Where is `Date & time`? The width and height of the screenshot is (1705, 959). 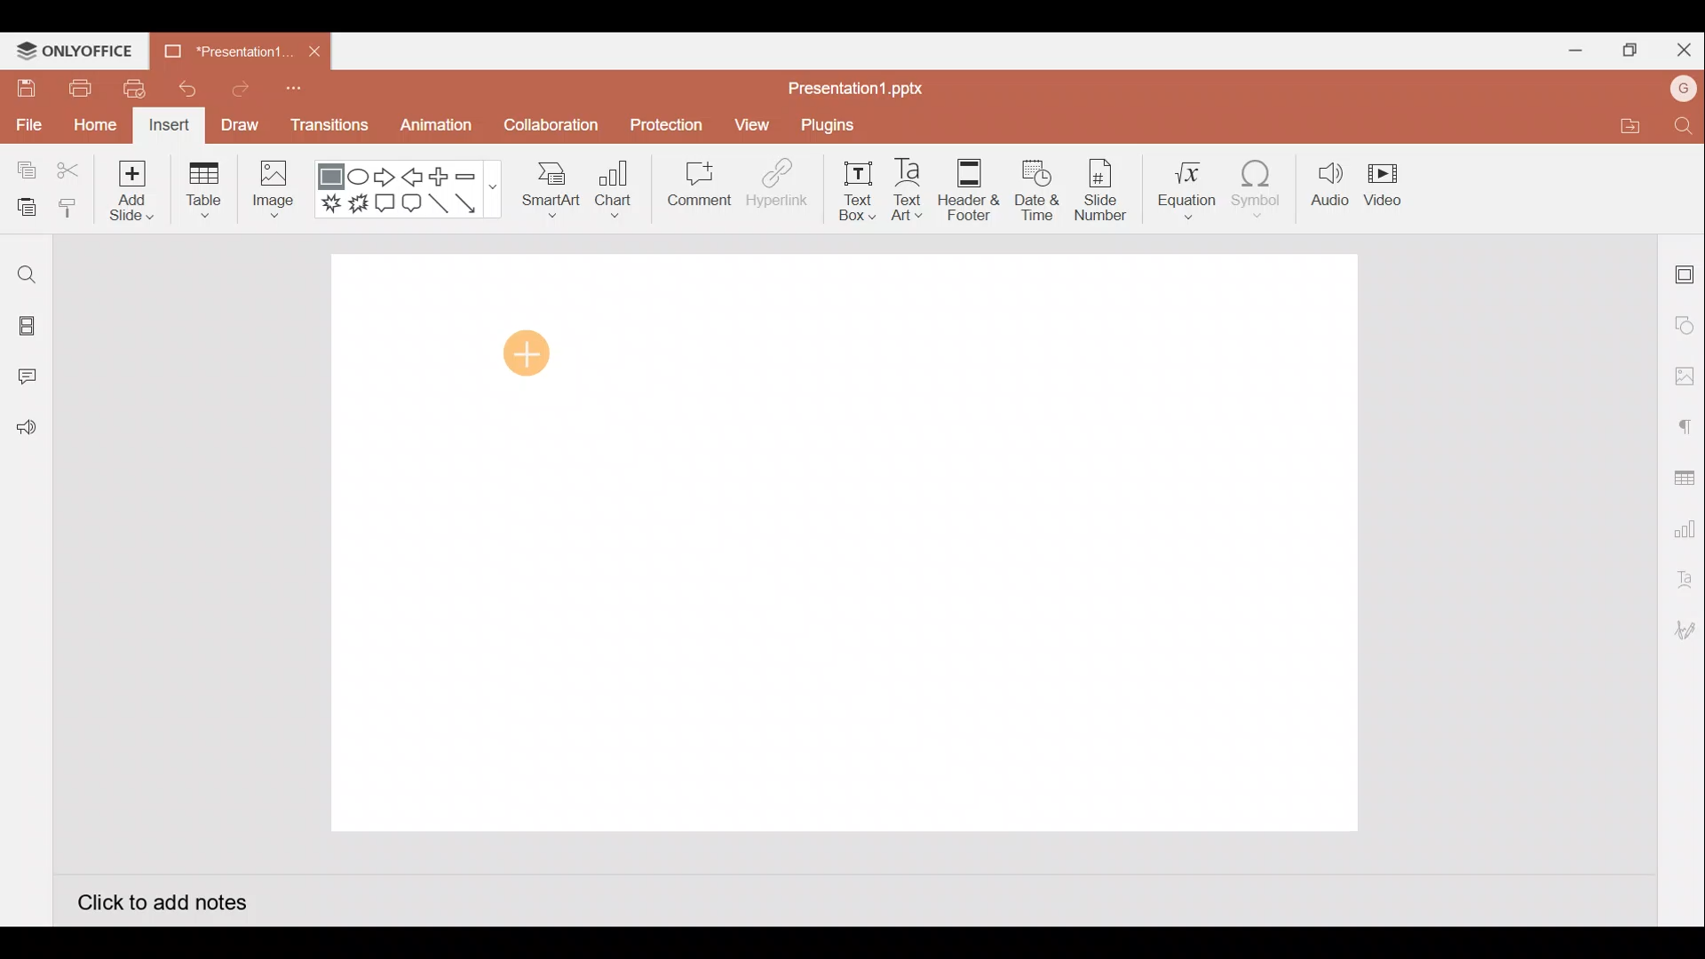 Date & time is located at coordinates (1037, 190).